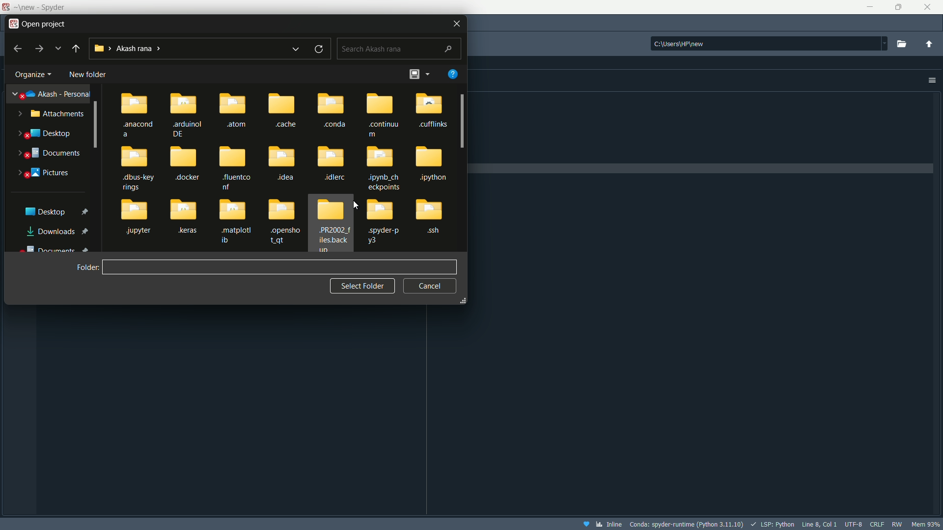 The width and height of the screenshot is (943, 530). Describe the element at coordinates (44, 7) in the screenshot. I see `new - Spyder` at that location.